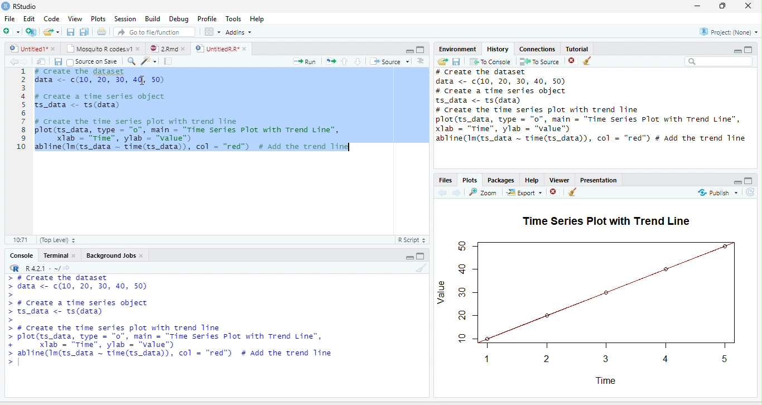  What do you see at coordinates (389, 61) in the screenshot?
I see `Source` at bounding box center [389, 61].